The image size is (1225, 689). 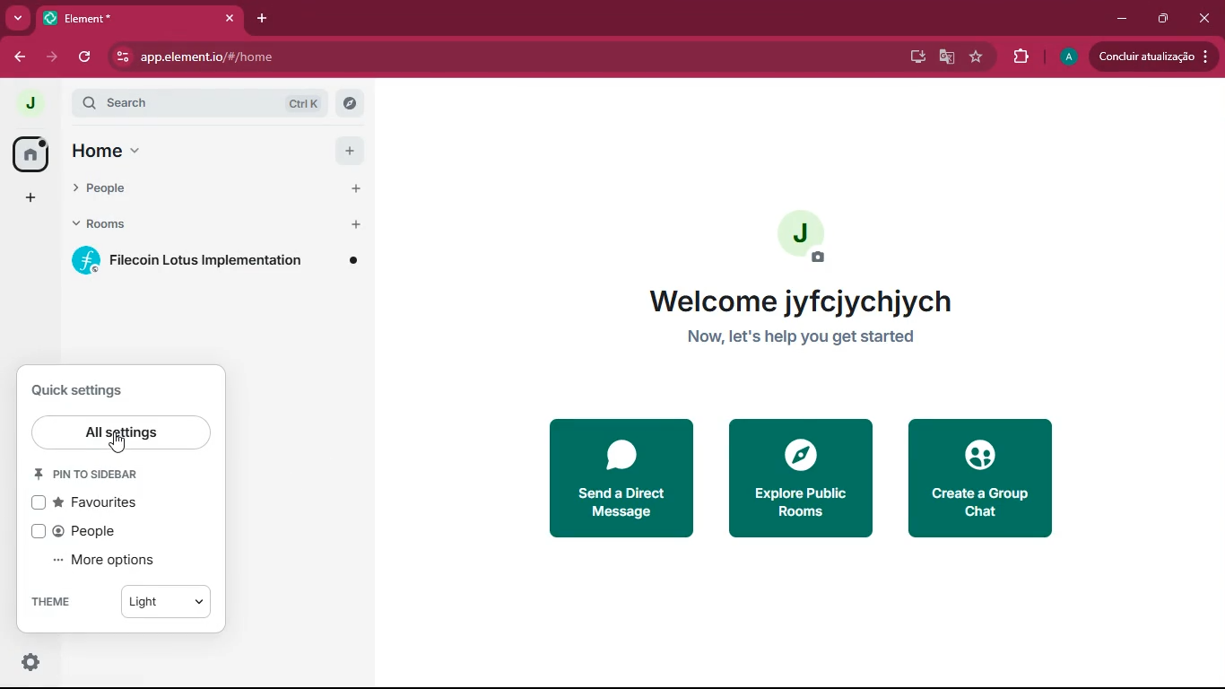 I want to click on rooms, so click(x=167, y=223).